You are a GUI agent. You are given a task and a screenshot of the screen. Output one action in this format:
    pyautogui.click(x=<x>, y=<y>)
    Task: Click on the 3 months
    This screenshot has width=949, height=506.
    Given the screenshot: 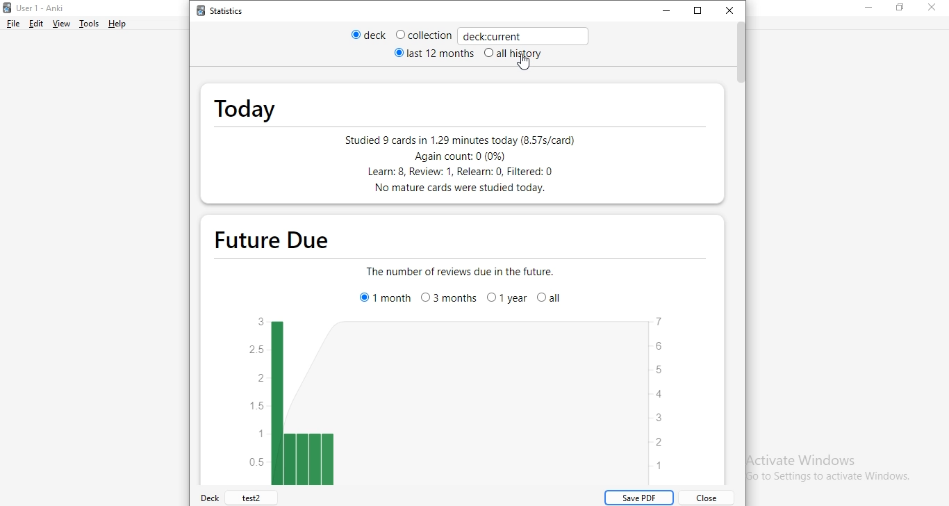 What is the action you would take?
    pyautogui.click(x=449, y=301)
    